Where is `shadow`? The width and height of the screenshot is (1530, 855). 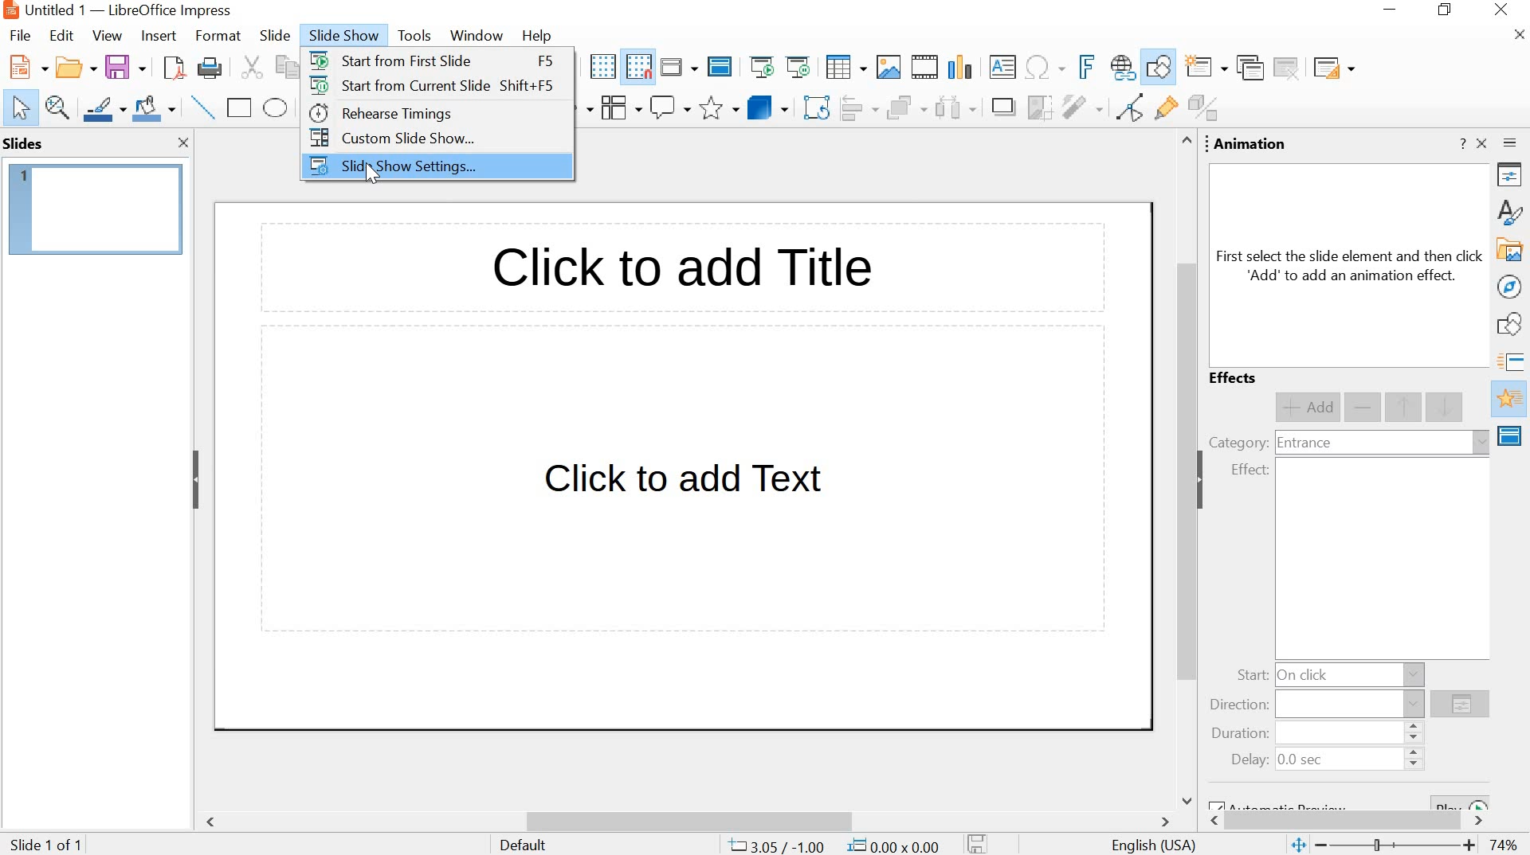 shadow is located at coordinates (1002, 108).